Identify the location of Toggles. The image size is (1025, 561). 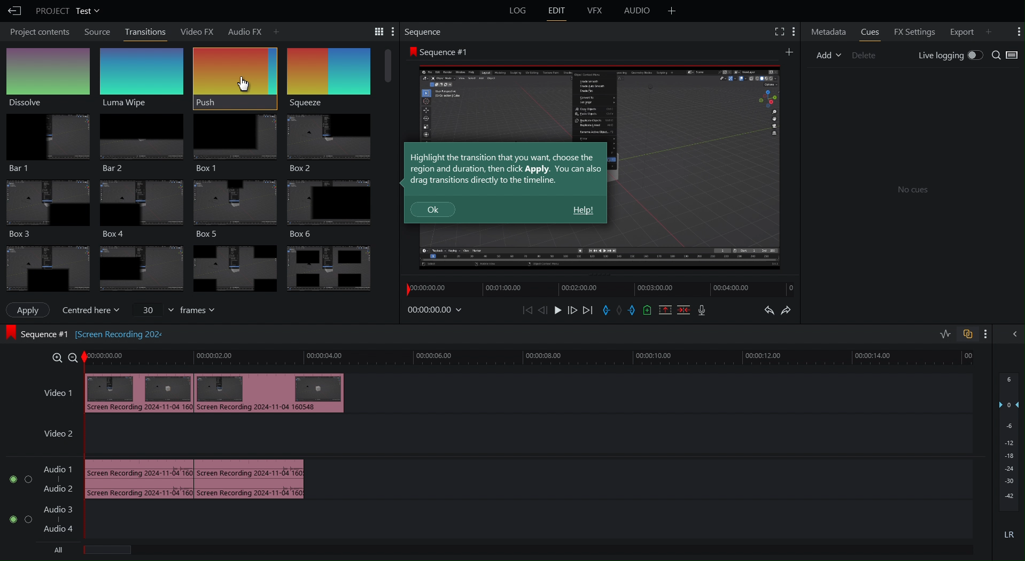
(964, 334).